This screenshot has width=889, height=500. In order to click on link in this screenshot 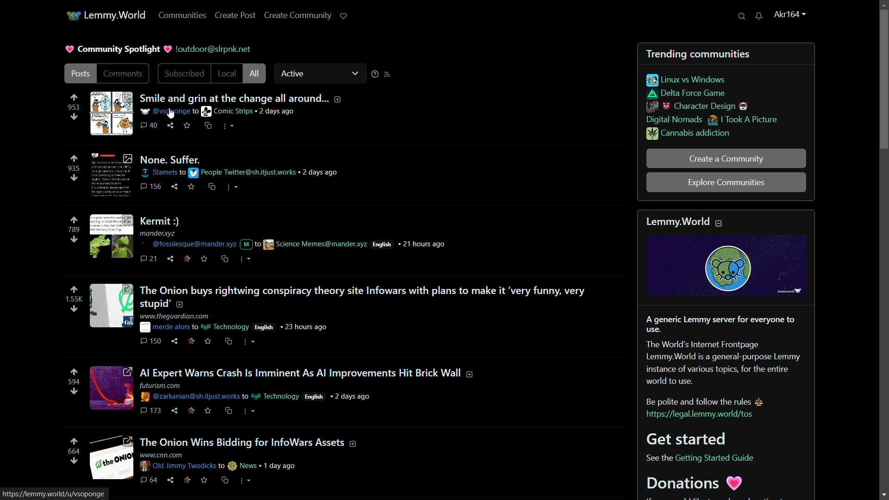, I will do `click(702, 415)`.